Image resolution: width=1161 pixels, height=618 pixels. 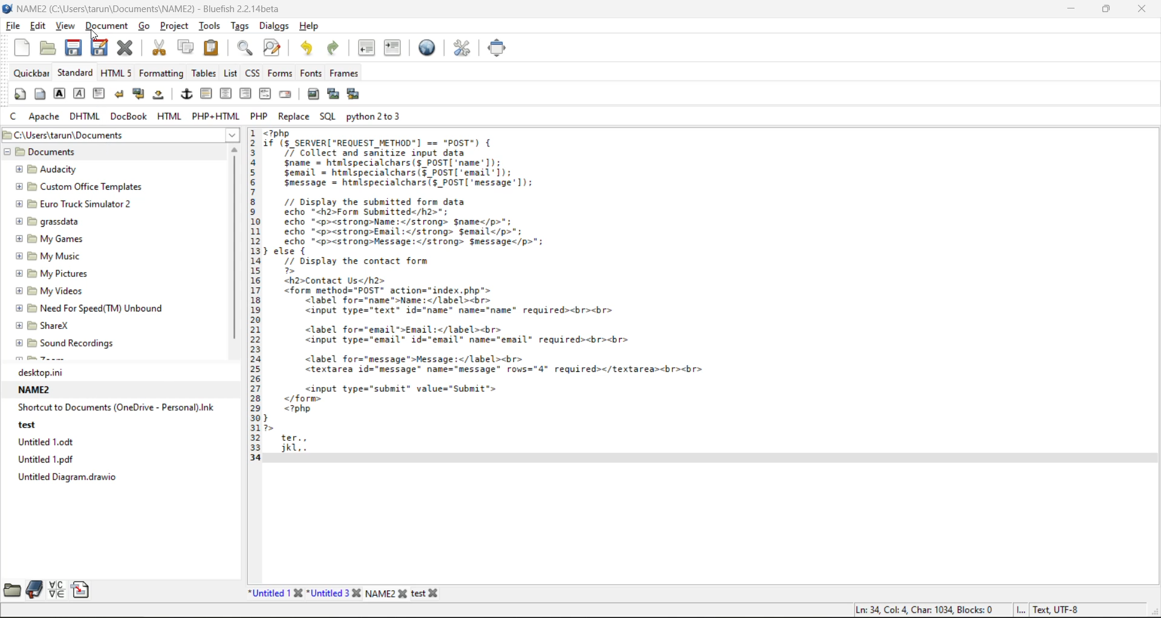 What do you see at coordinates (44, 115) in the screenshot?
I see `apache` at bounding box center [44, 115].